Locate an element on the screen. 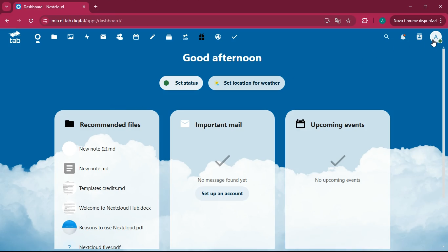  file is located at coordinates (103, 245).